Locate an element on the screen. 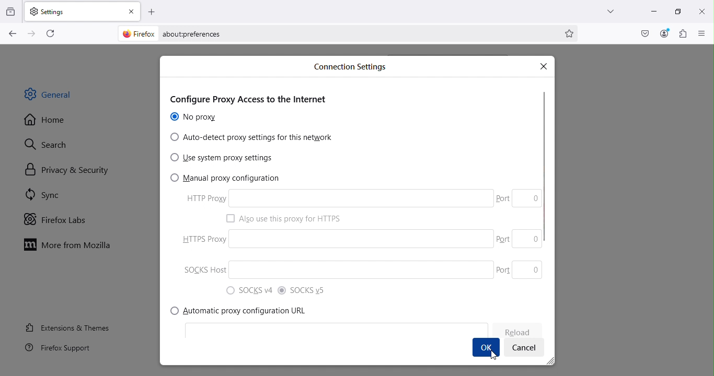  Also use this proxy HTTPS is located at coordinates (291, 218).